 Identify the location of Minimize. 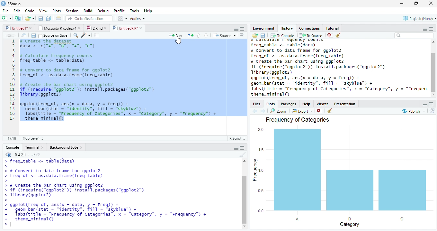
(235, 29).